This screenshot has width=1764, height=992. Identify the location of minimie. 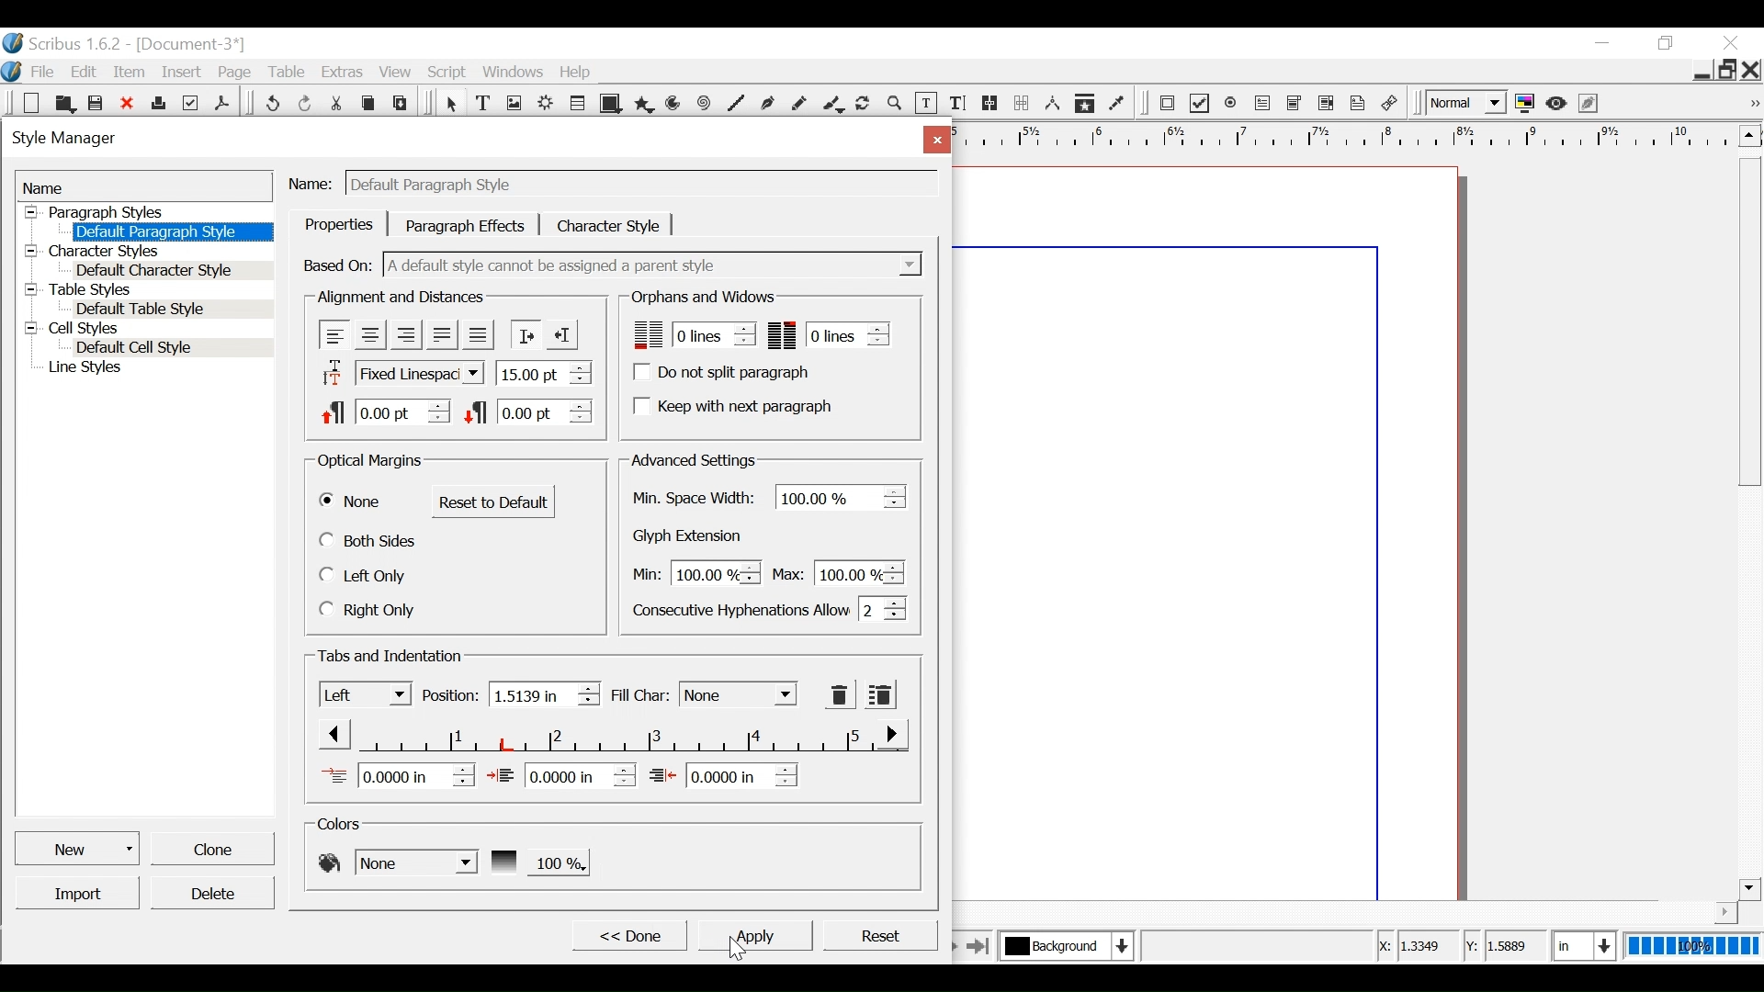
(1701, 69).